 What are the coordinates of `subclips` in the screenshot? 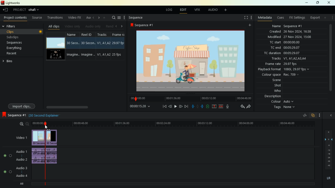 It's located at (20, 37).